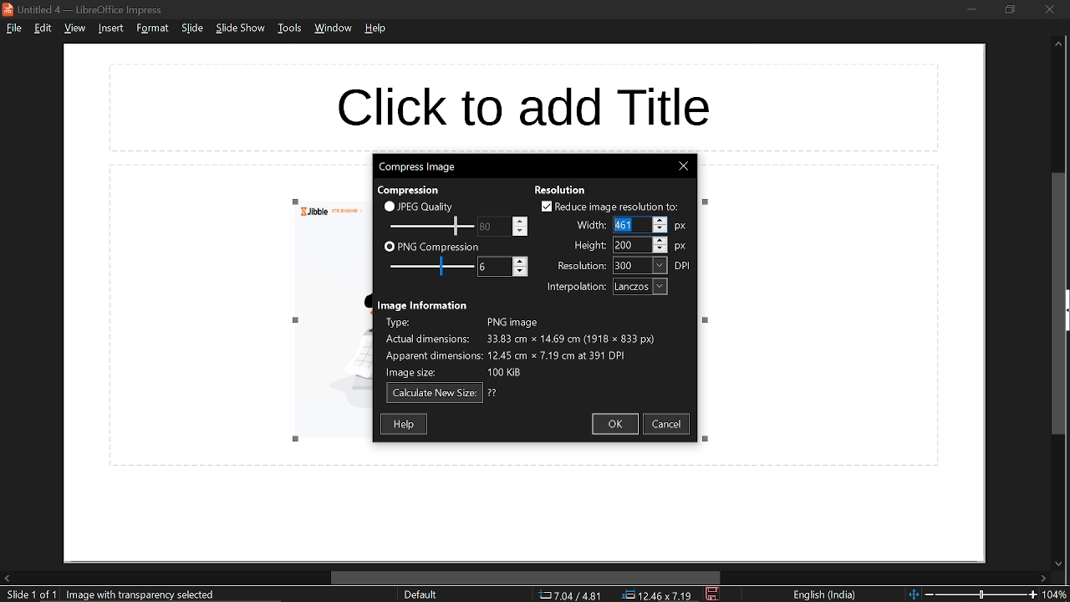  I want to click on help, so click(376, 32).